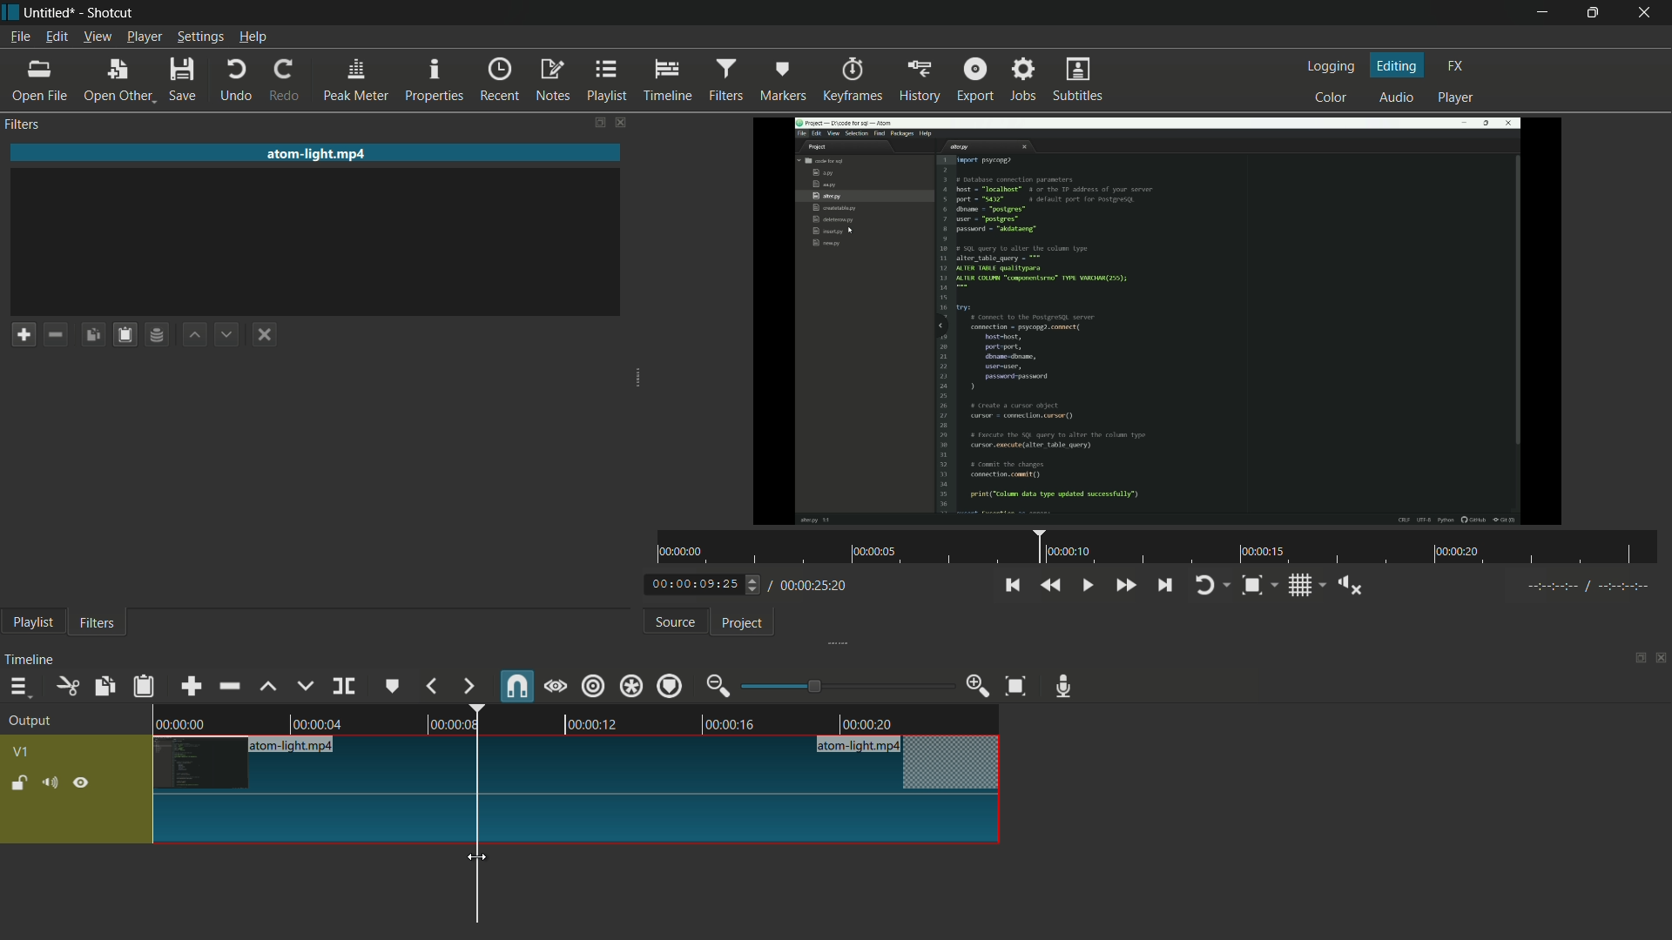  I want to click on create or edit marker, so click(393, 688).